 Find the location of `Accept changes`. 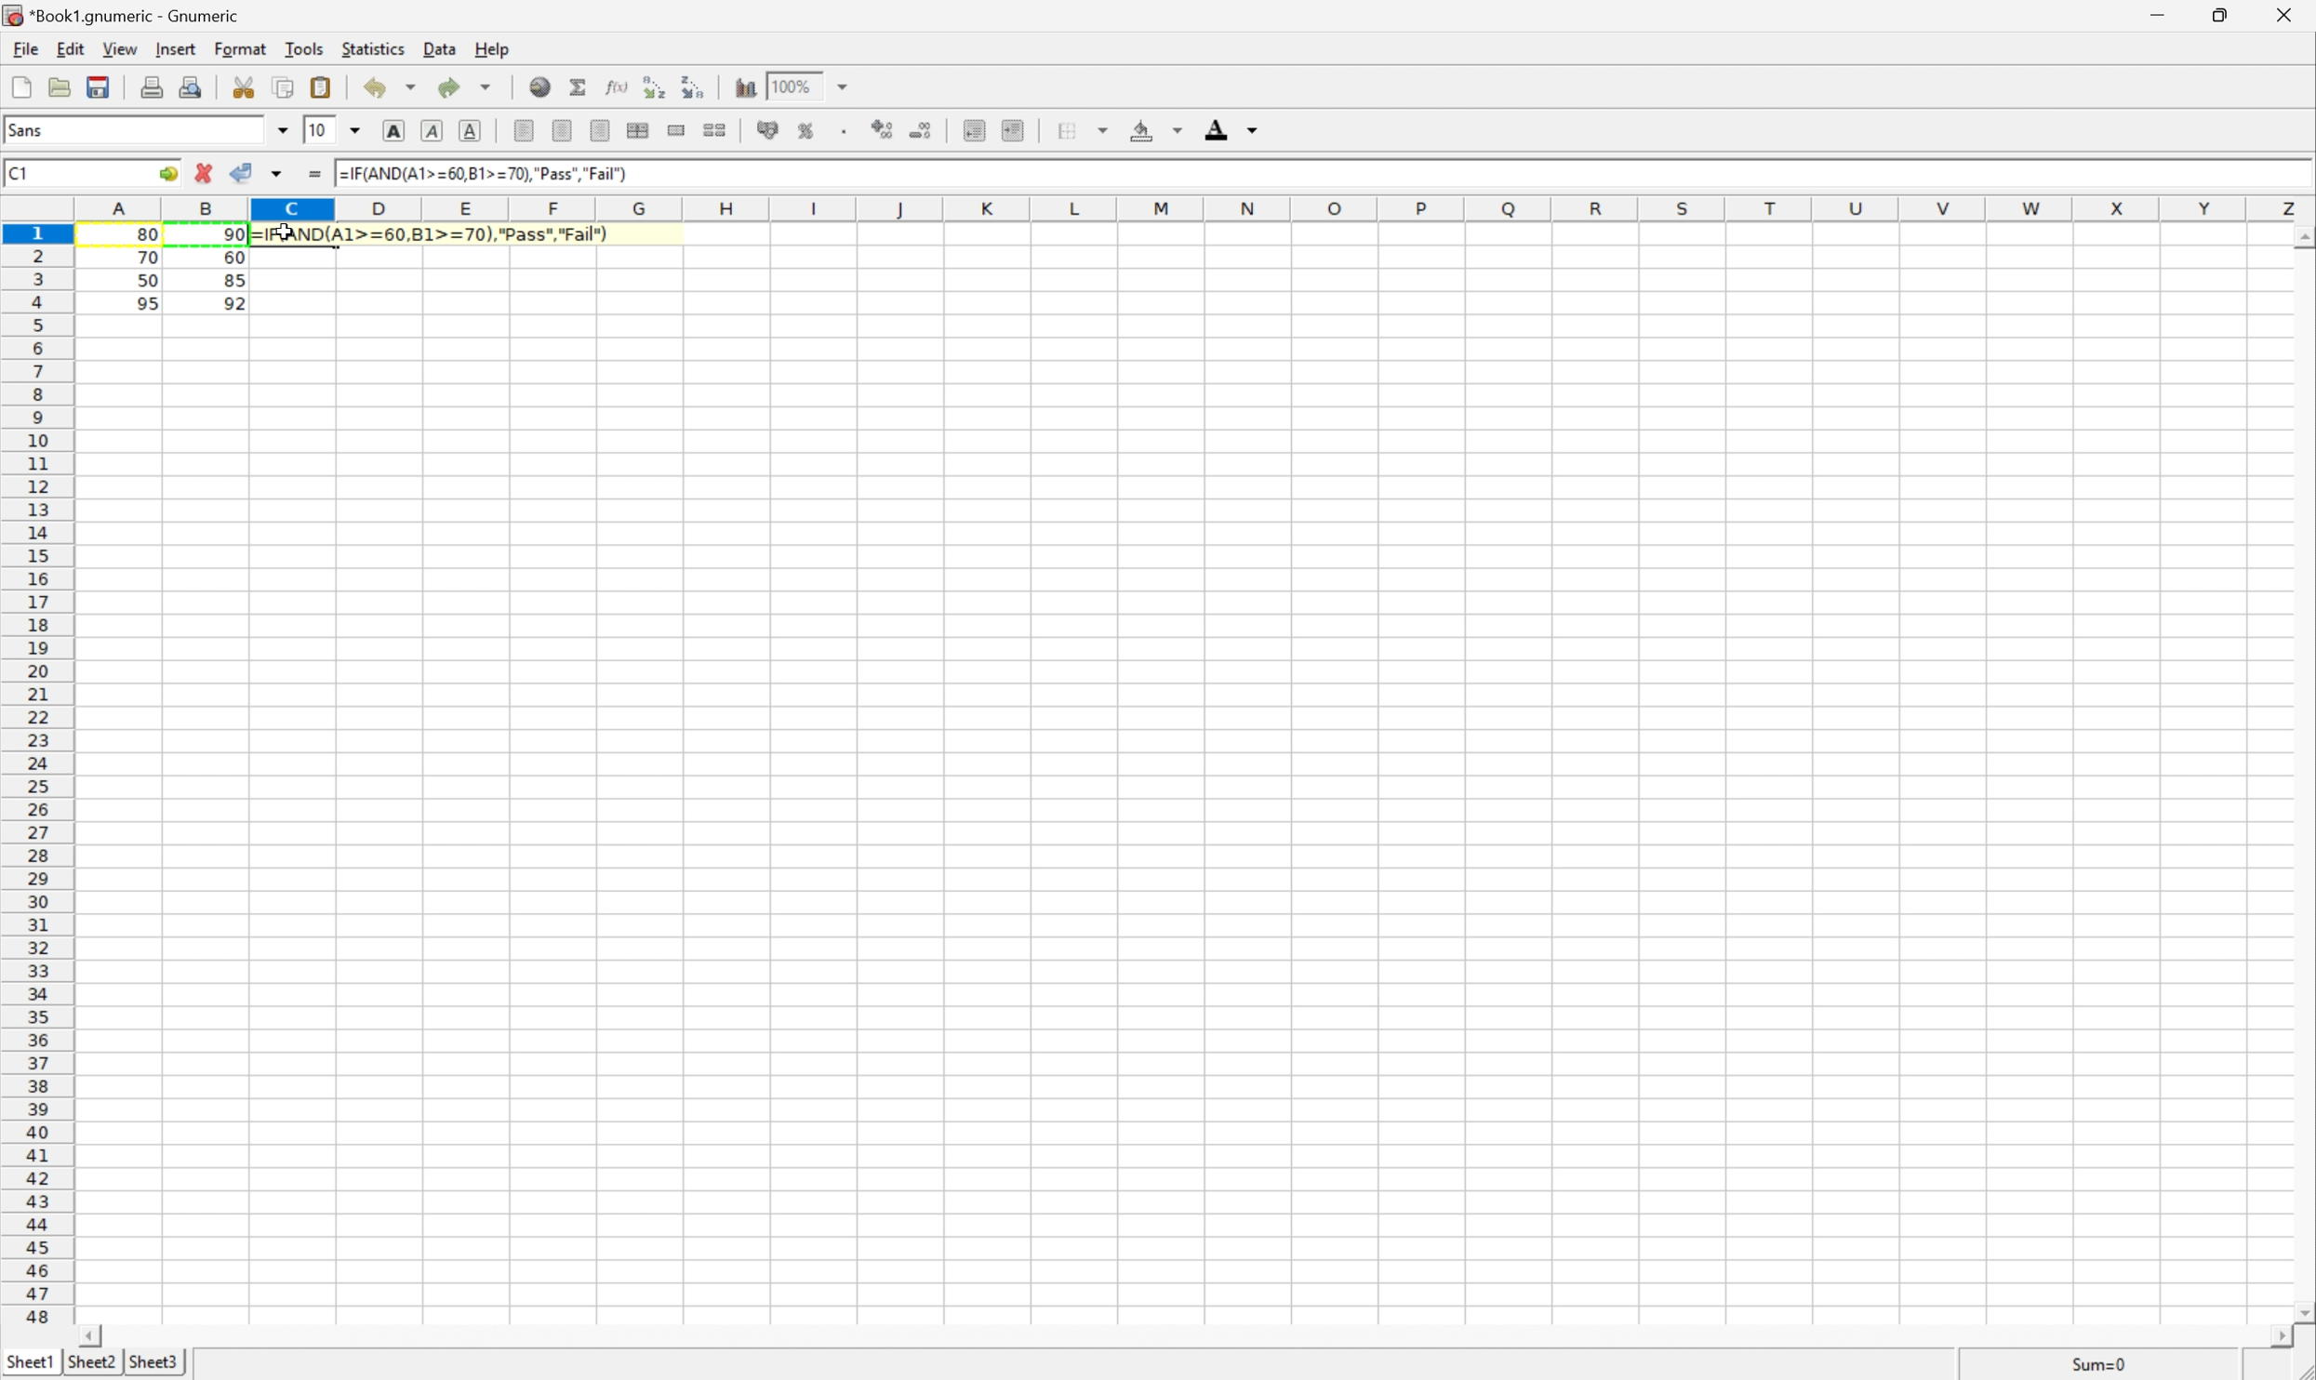

Accept changes is located at coordinates (239, 173).